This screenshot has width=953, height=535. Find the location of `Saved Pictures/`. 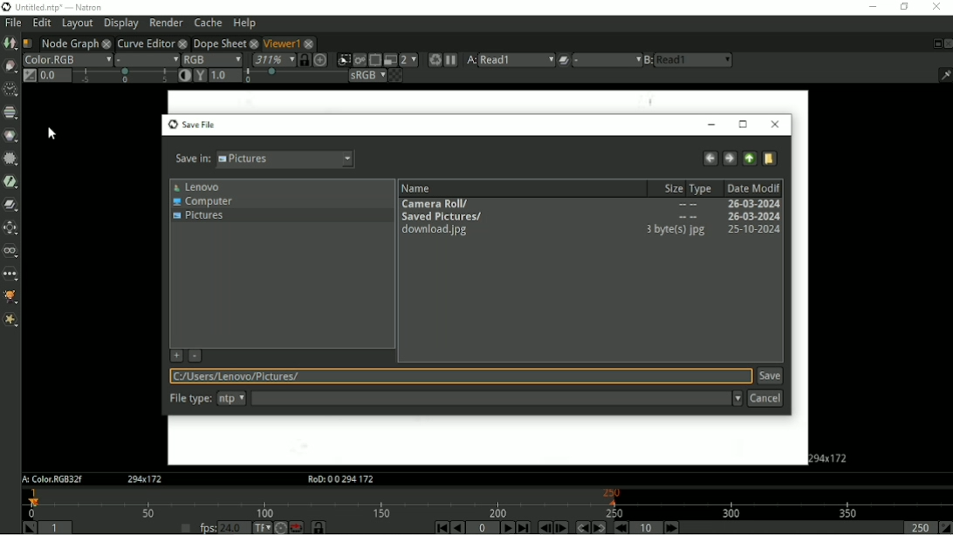

Saved Pictures/ is located at coordinates (591, 218).